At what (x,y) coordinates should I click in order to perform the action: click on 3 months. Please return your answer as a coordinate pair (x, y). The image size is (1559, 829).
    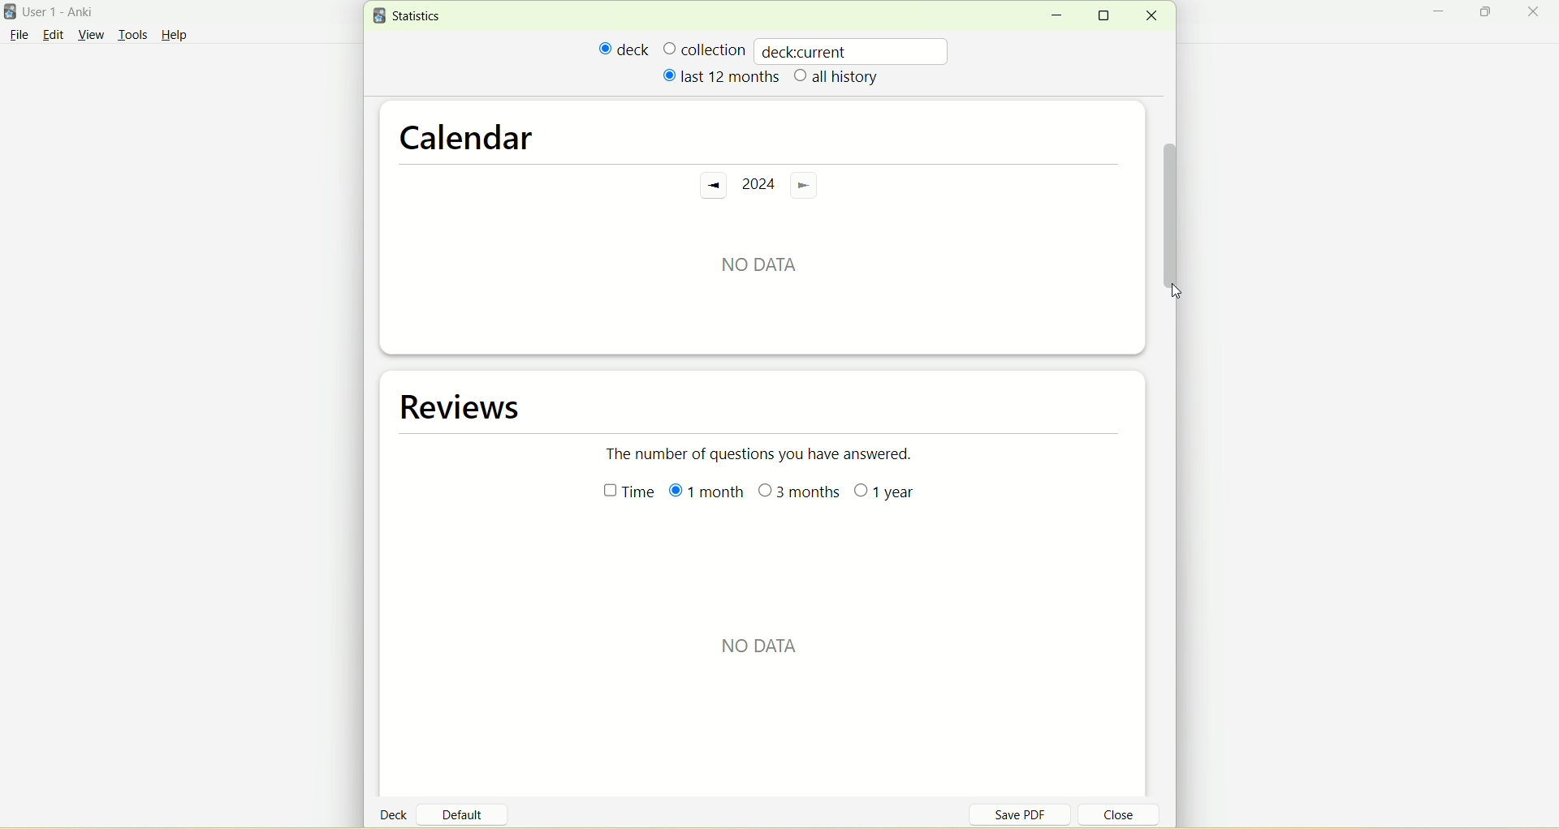
    Looking at the image, I should click on (800, 494).